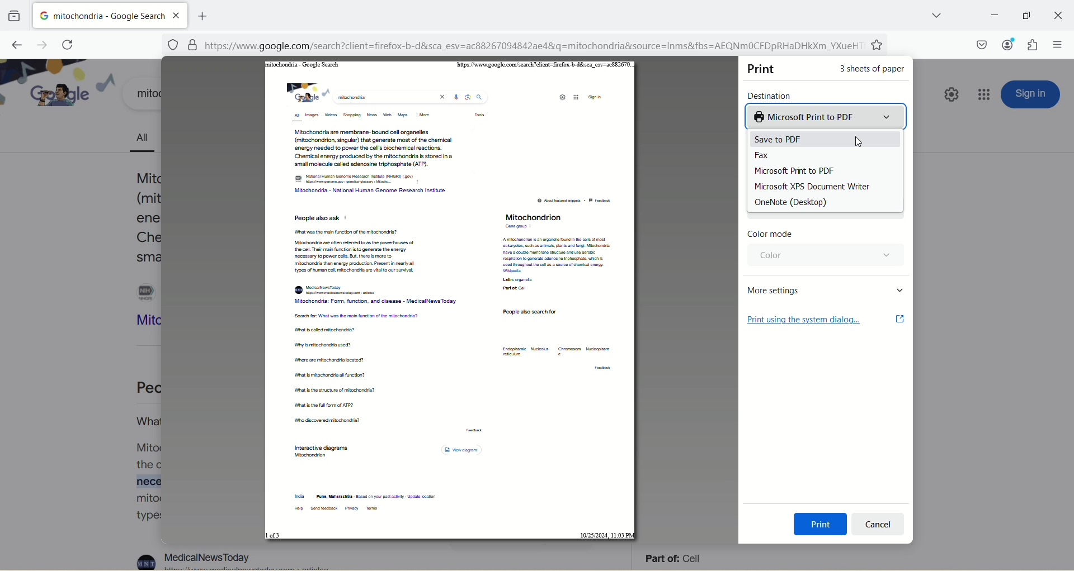 This screenshot has width=1074, height=571. Describe the element at coordinates (515, 46) in the screenshot. I see `[=] https://www.google.com/search?client=firefox-b-d&sca_esv=ac88267094842ae48&q=mitochondria&source=Inms&fbs=AEQNmMOCFDpRHaDHkXm_YXueH` at that location.